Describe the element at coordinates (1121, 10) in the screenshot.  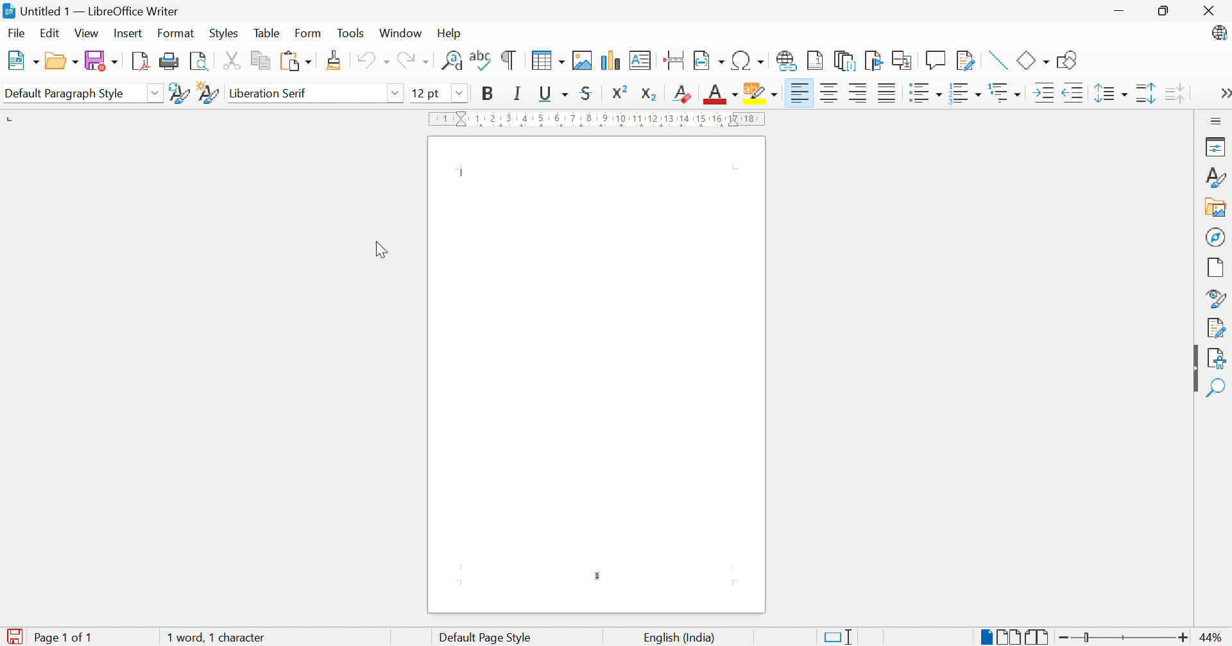
I see `Minimize` at that location.